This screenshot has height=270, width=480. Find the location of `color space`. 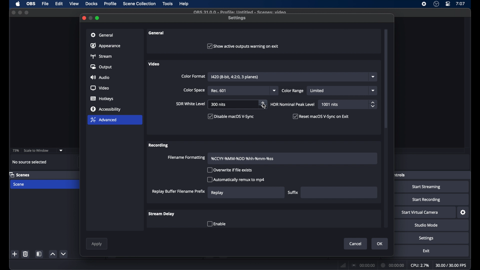

color space is located at coordinates (195, 90).